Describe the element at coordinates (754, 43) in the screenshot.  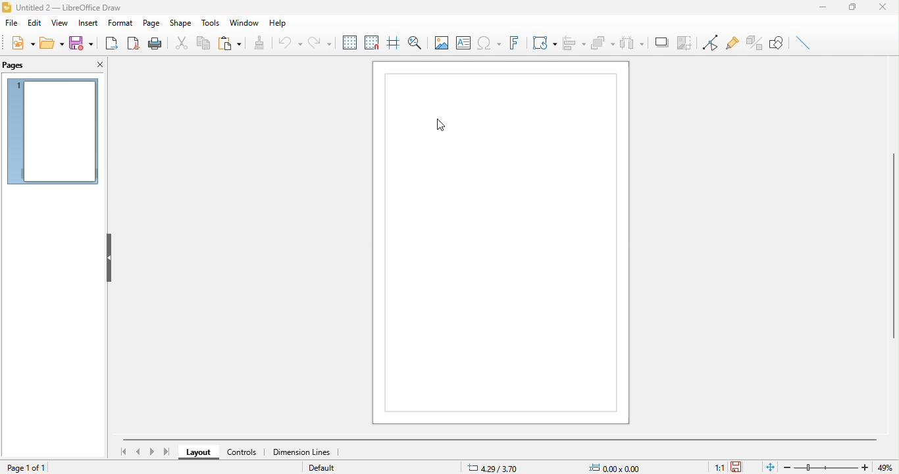
I see `toggle extrusion` at that location.